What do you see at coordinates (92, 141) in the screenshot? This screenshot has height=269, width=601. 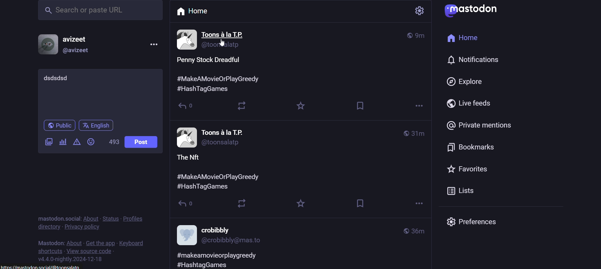 I see `add emoji` at bounding box center [92, 141].